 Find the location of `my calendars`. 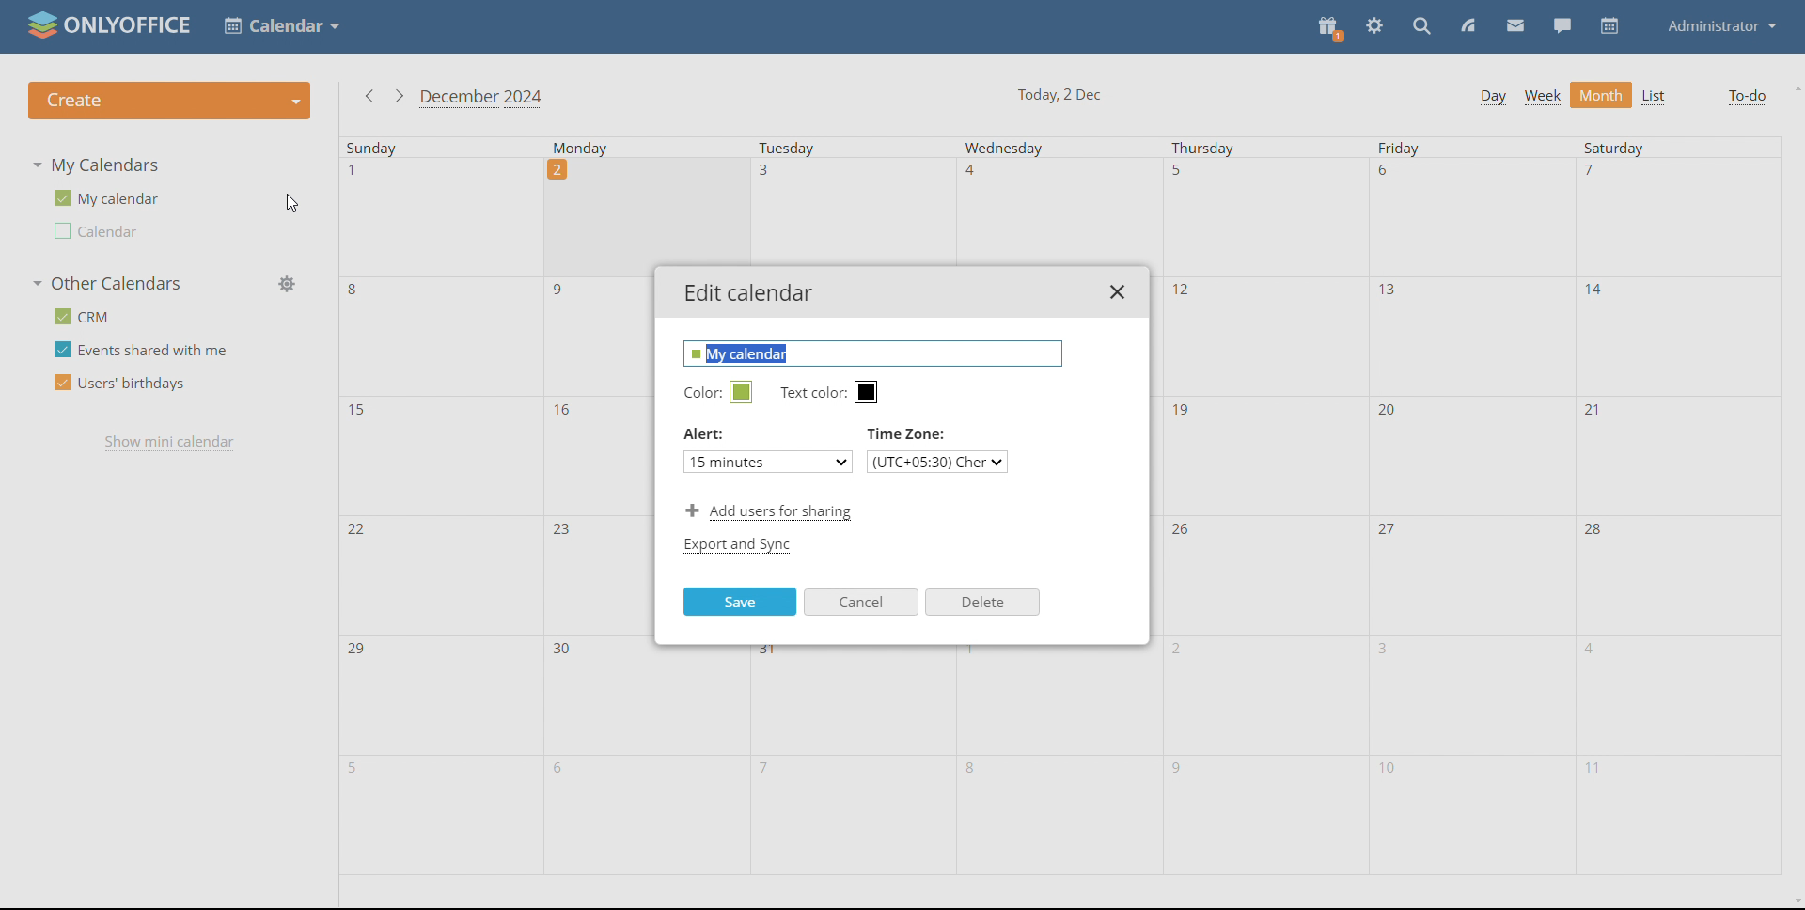

my calendars is located at coordinates (102, 165).